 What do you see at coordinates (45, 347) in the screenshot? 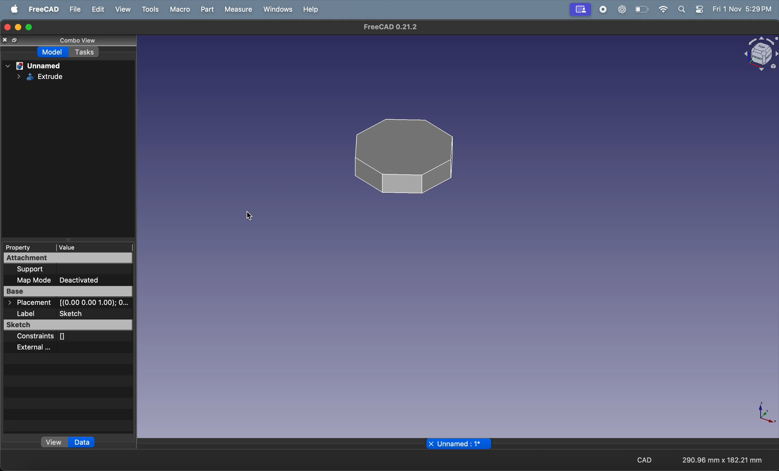
I see `external` at bounding box center [45, 347].